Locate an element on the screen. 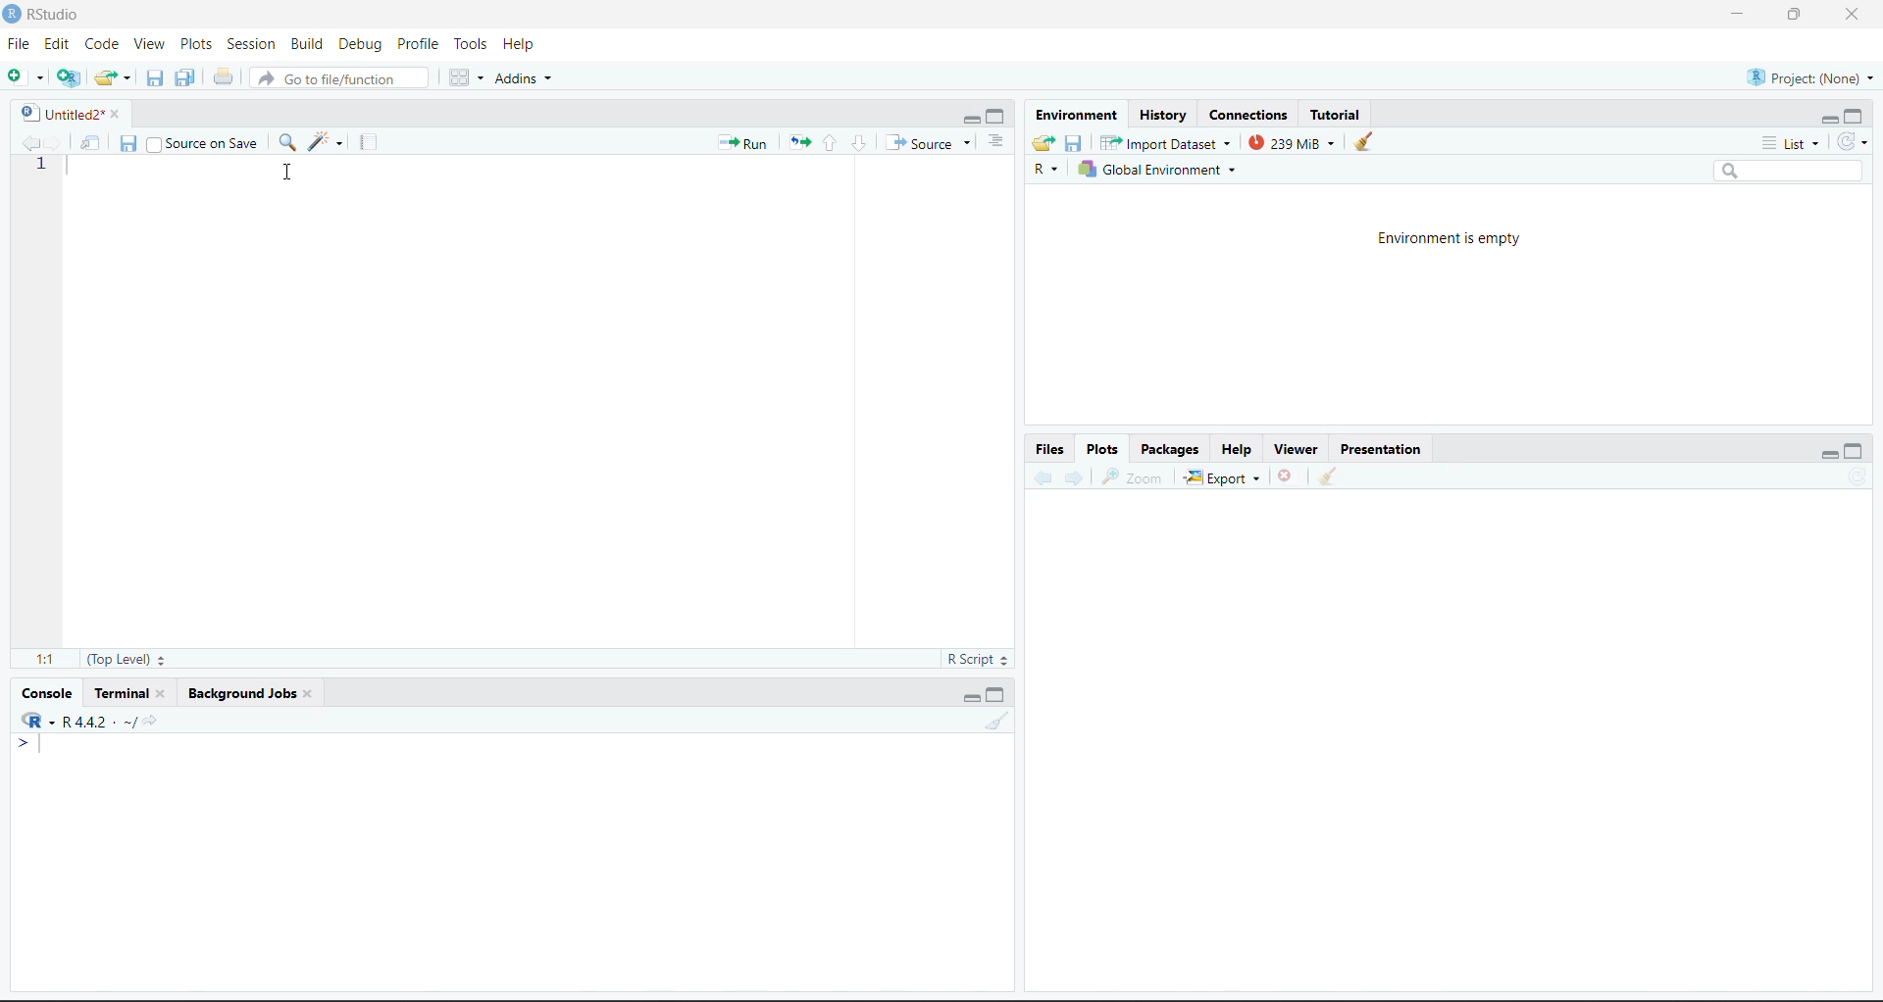  Addins is located at coordinates (527, 77).